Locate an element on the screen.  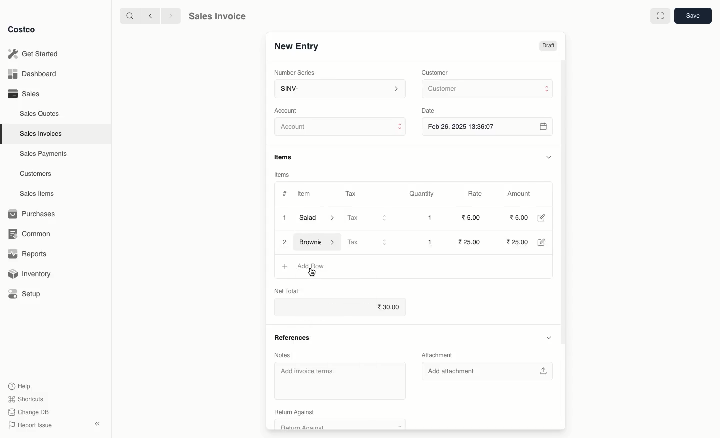
Reports is located at coordinates (28, 255).